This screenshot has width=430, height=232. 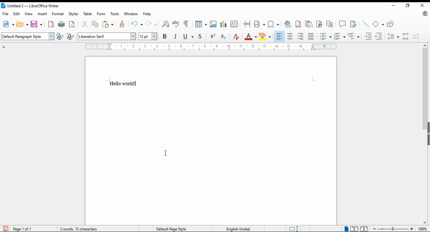 I want to click on update selected style, so click(x=59, y=36).